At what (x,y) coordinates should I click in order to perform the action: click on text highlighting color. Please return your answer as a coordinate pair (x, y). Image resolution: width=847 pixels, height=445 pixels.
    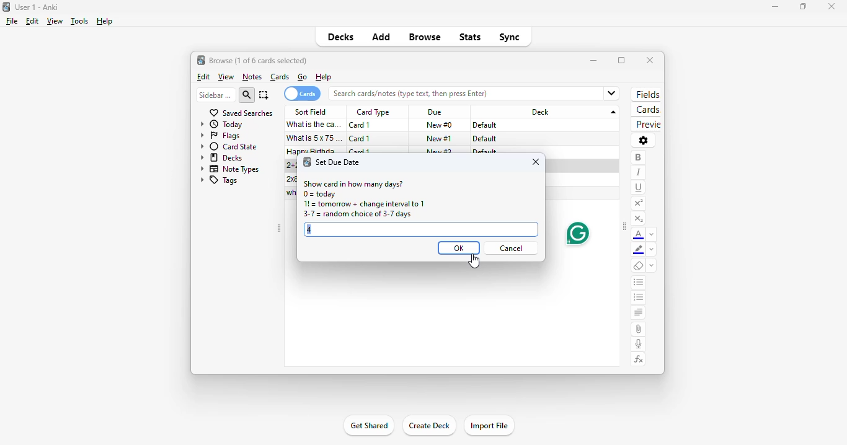
    Looking at the image, I should click on (639, 250).